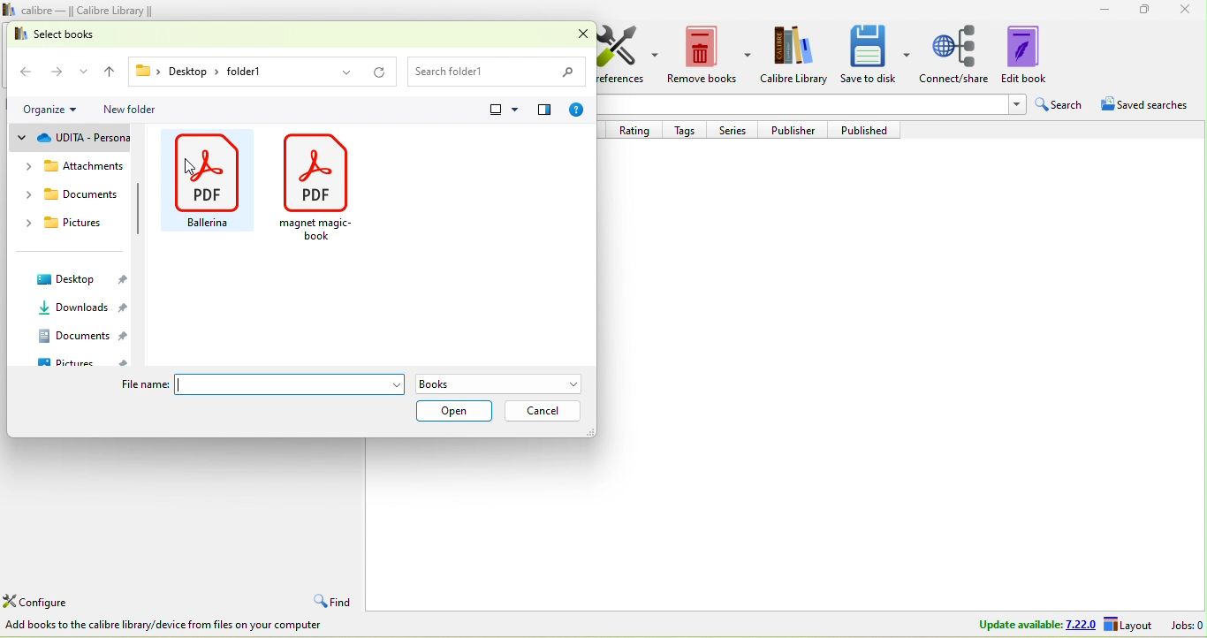  What do you see at coordinates (1015, 105) in the screenshot?
I see `Drop-down ` at bounding box center [1015, 105].